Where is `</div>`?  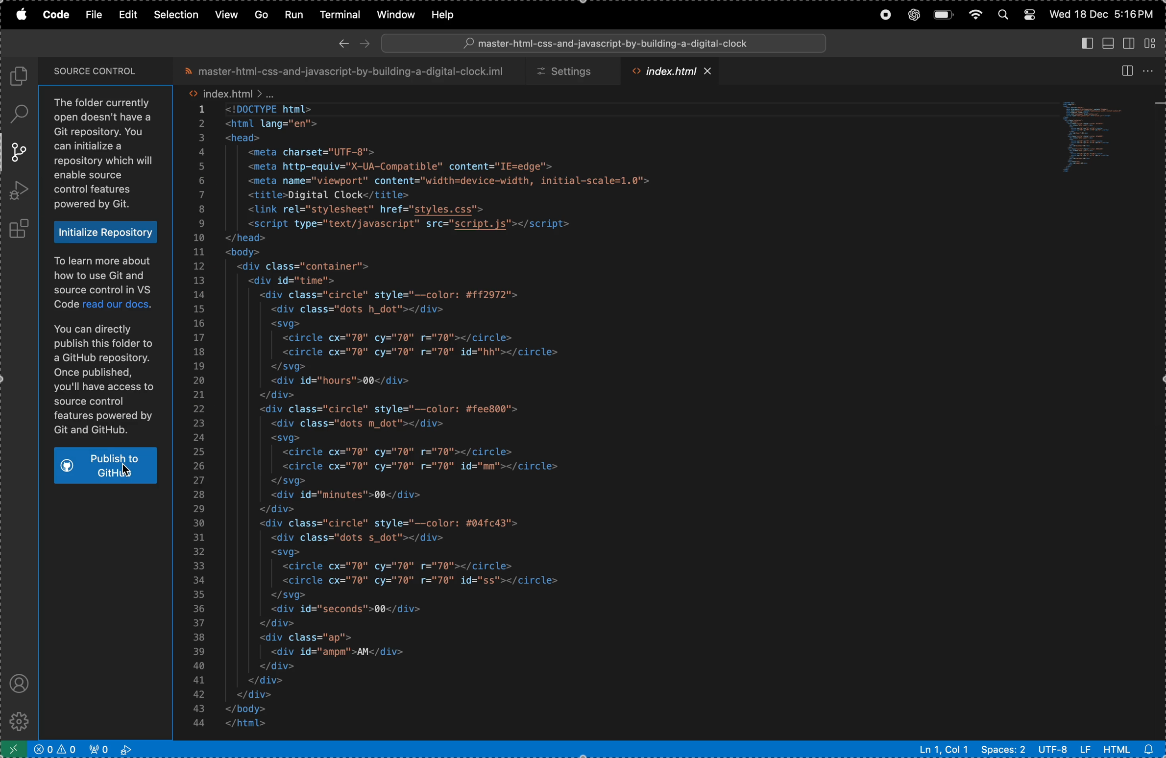
</div> is located at coordinates (288, 395).